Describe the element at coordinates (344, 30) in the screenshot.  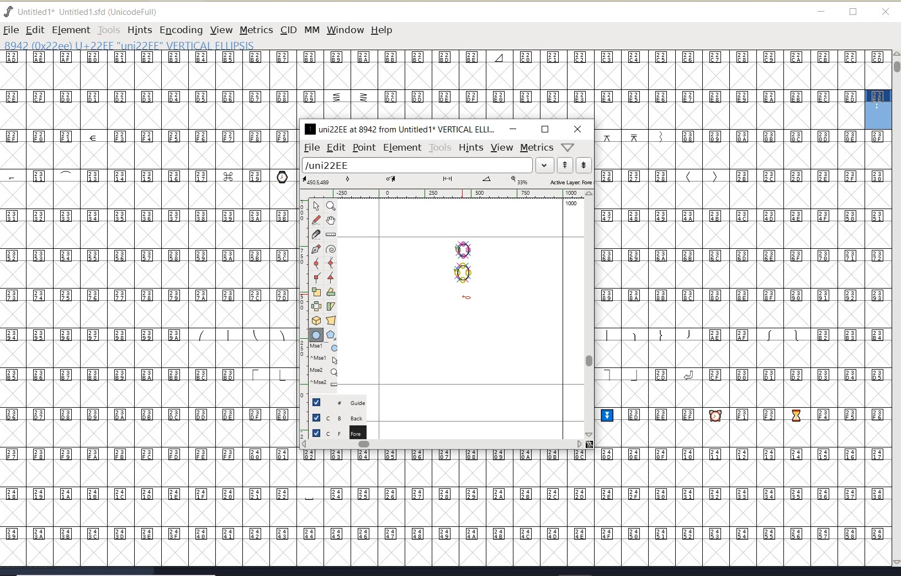
I see `window` at that location.